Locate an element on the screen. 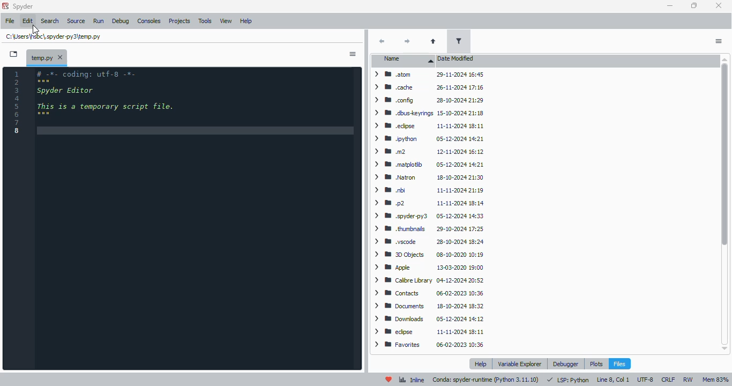 The width and height of the screenshot is (732, 386). tools is located at coordinates (205, 21).